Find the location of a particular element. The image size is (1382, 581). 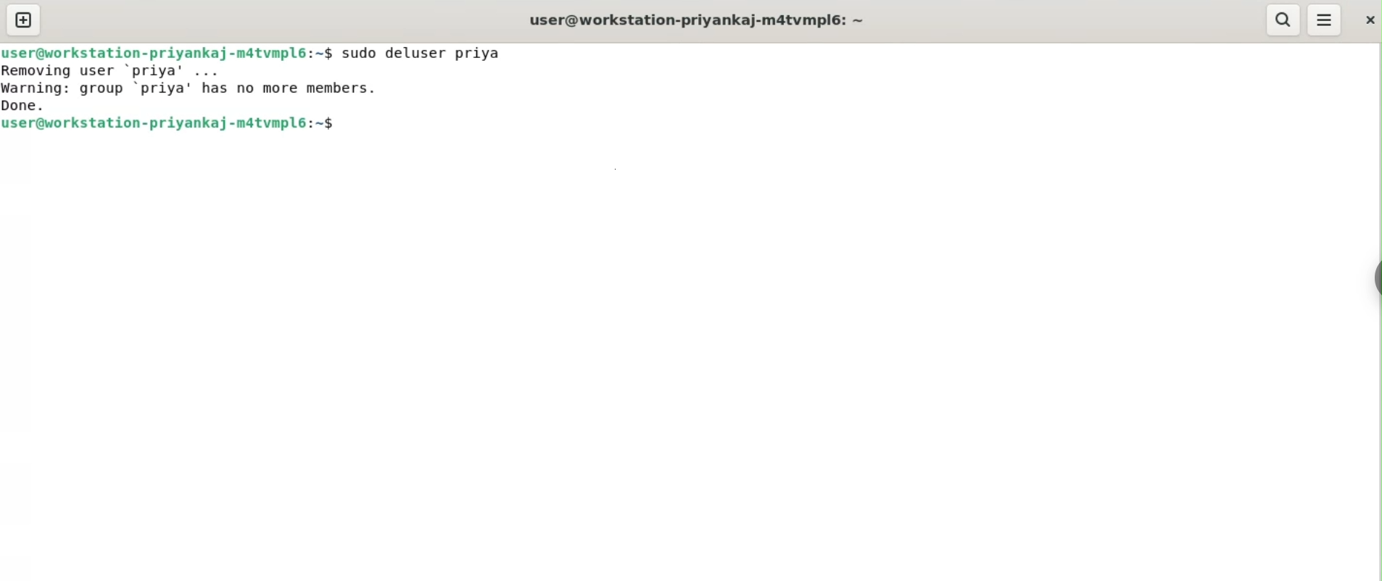

close is located at coordinates (1365, 21).